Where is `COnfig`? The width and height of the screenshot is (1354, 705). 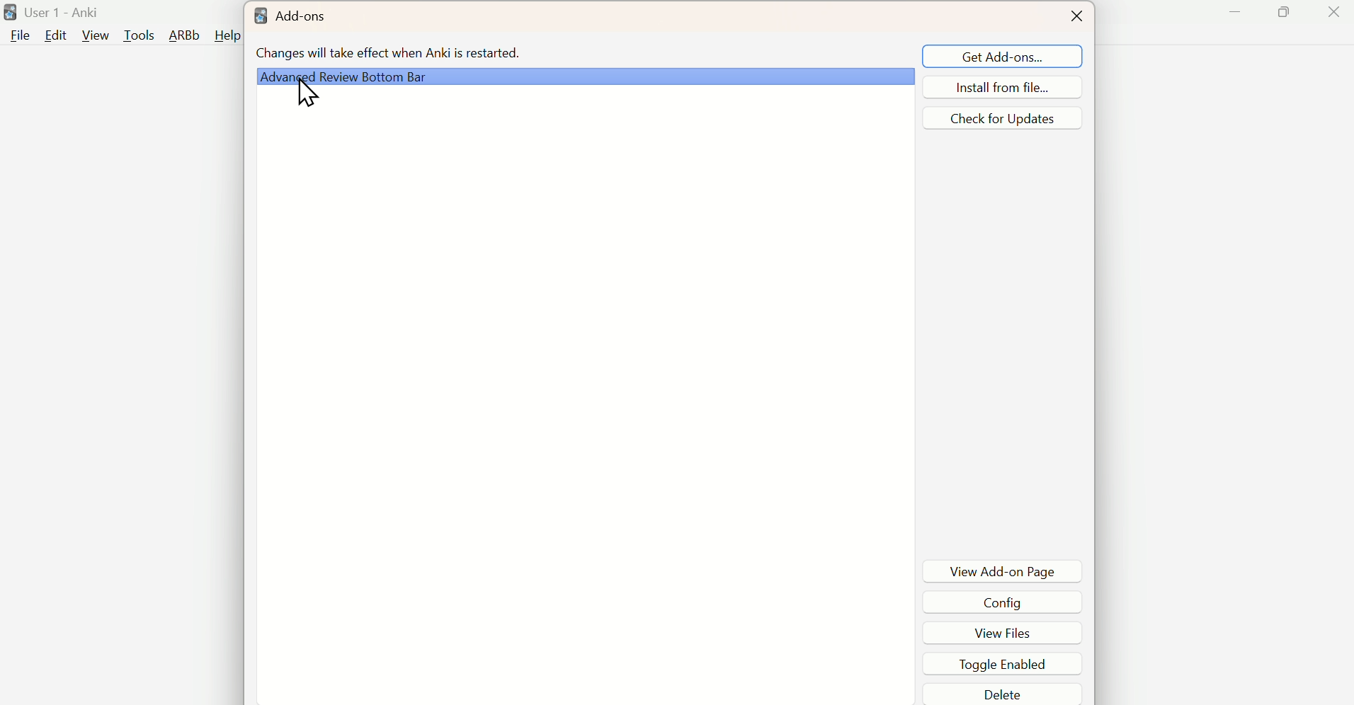
COnfig is located at coordinates (1001, 600).